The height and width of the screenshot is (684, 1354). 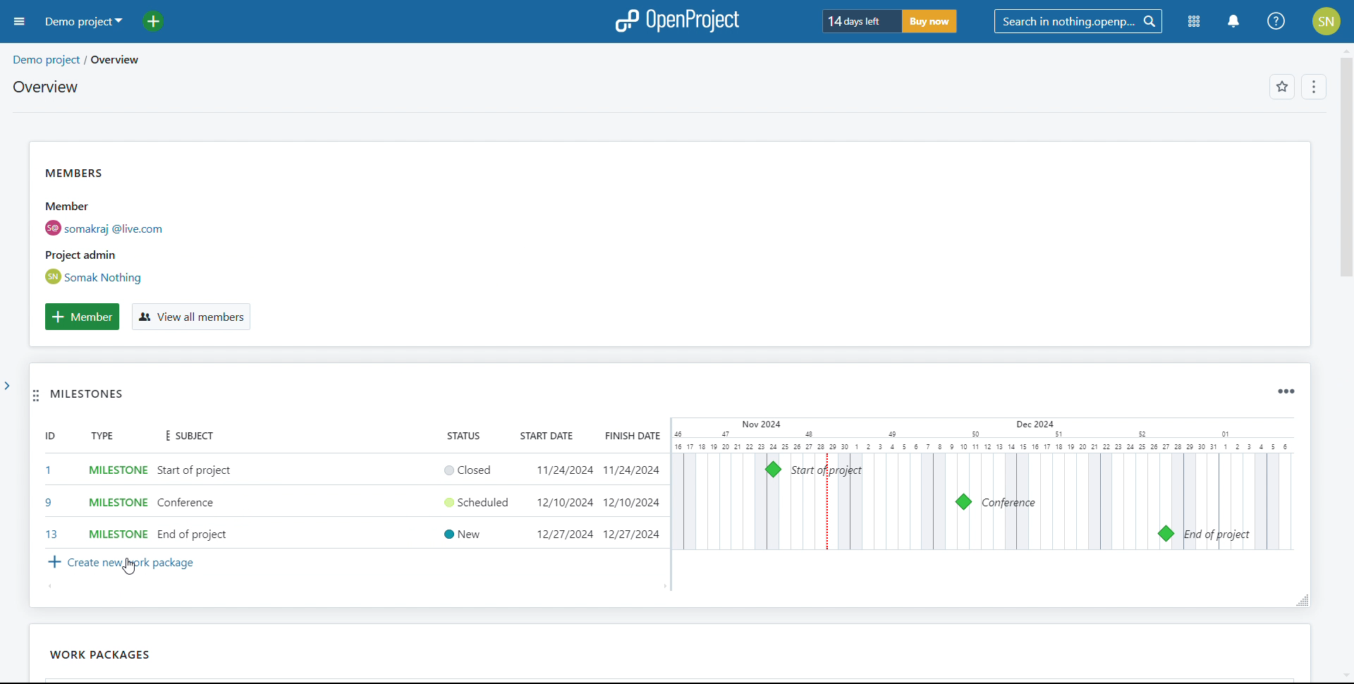 What do you see at coordinates (1195, 23) in the screenshot?
I see `modules` at bounding box center [1195, 23].